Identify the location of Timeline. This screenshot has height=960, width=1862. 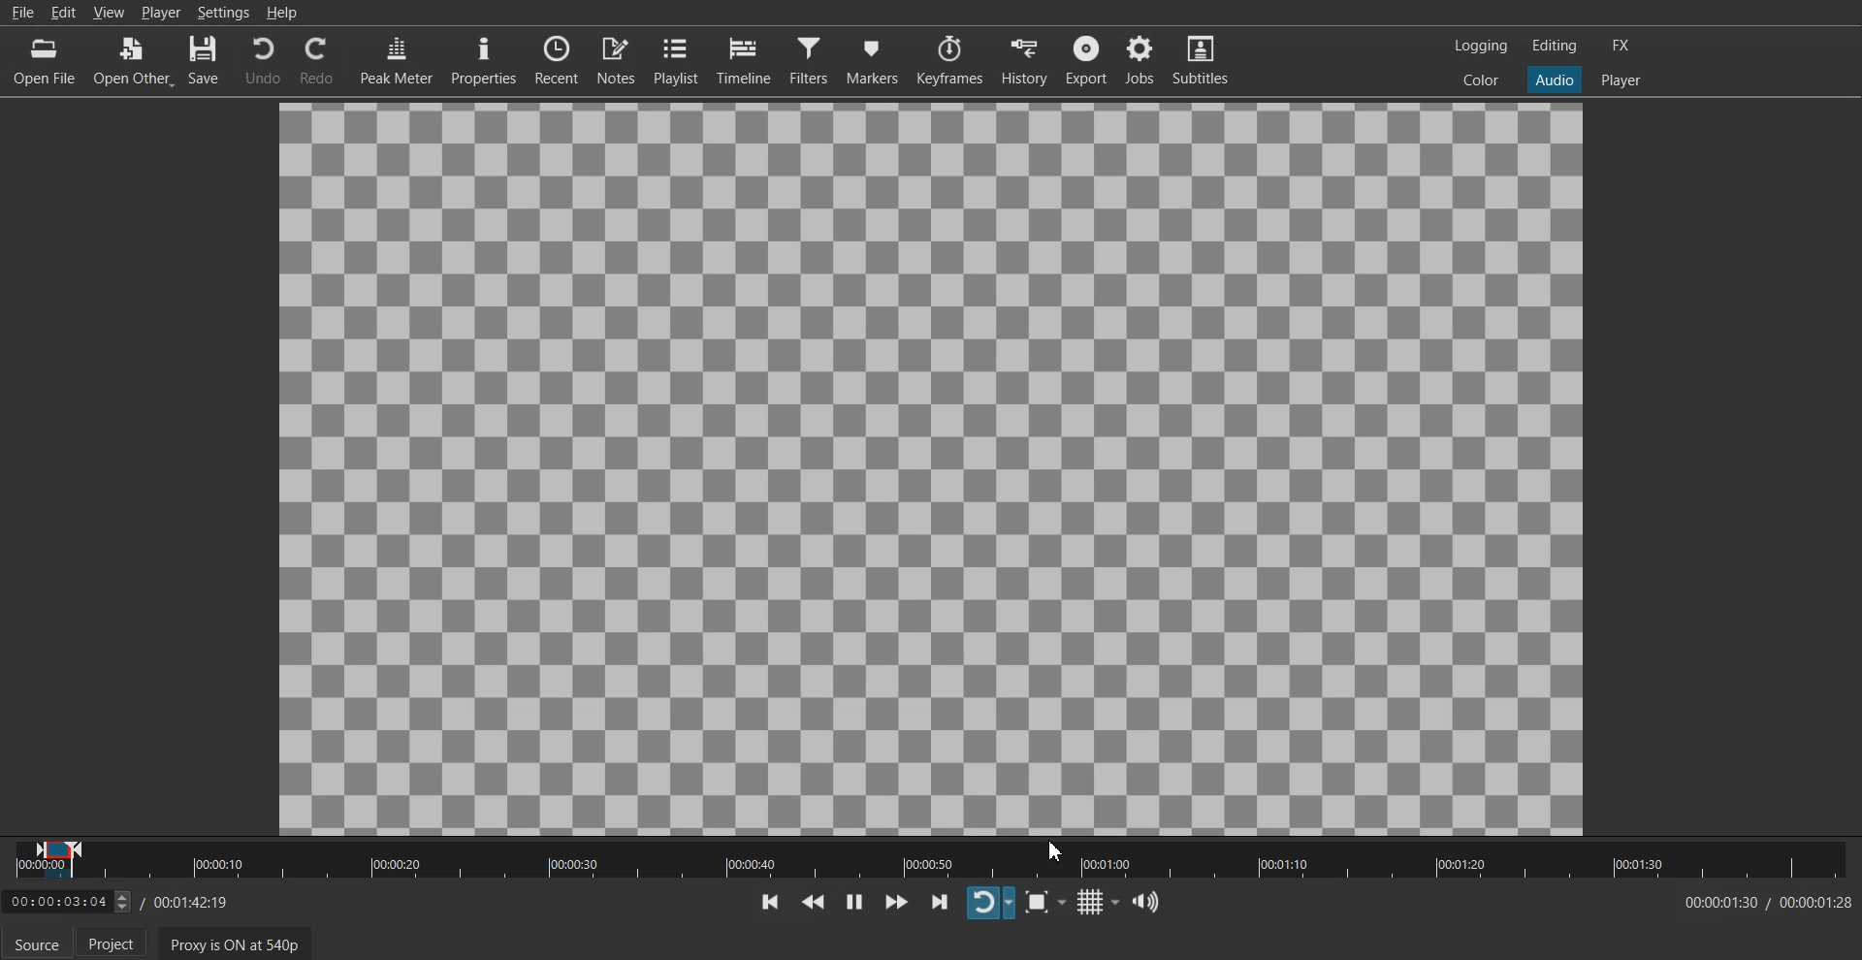
(743, 60).